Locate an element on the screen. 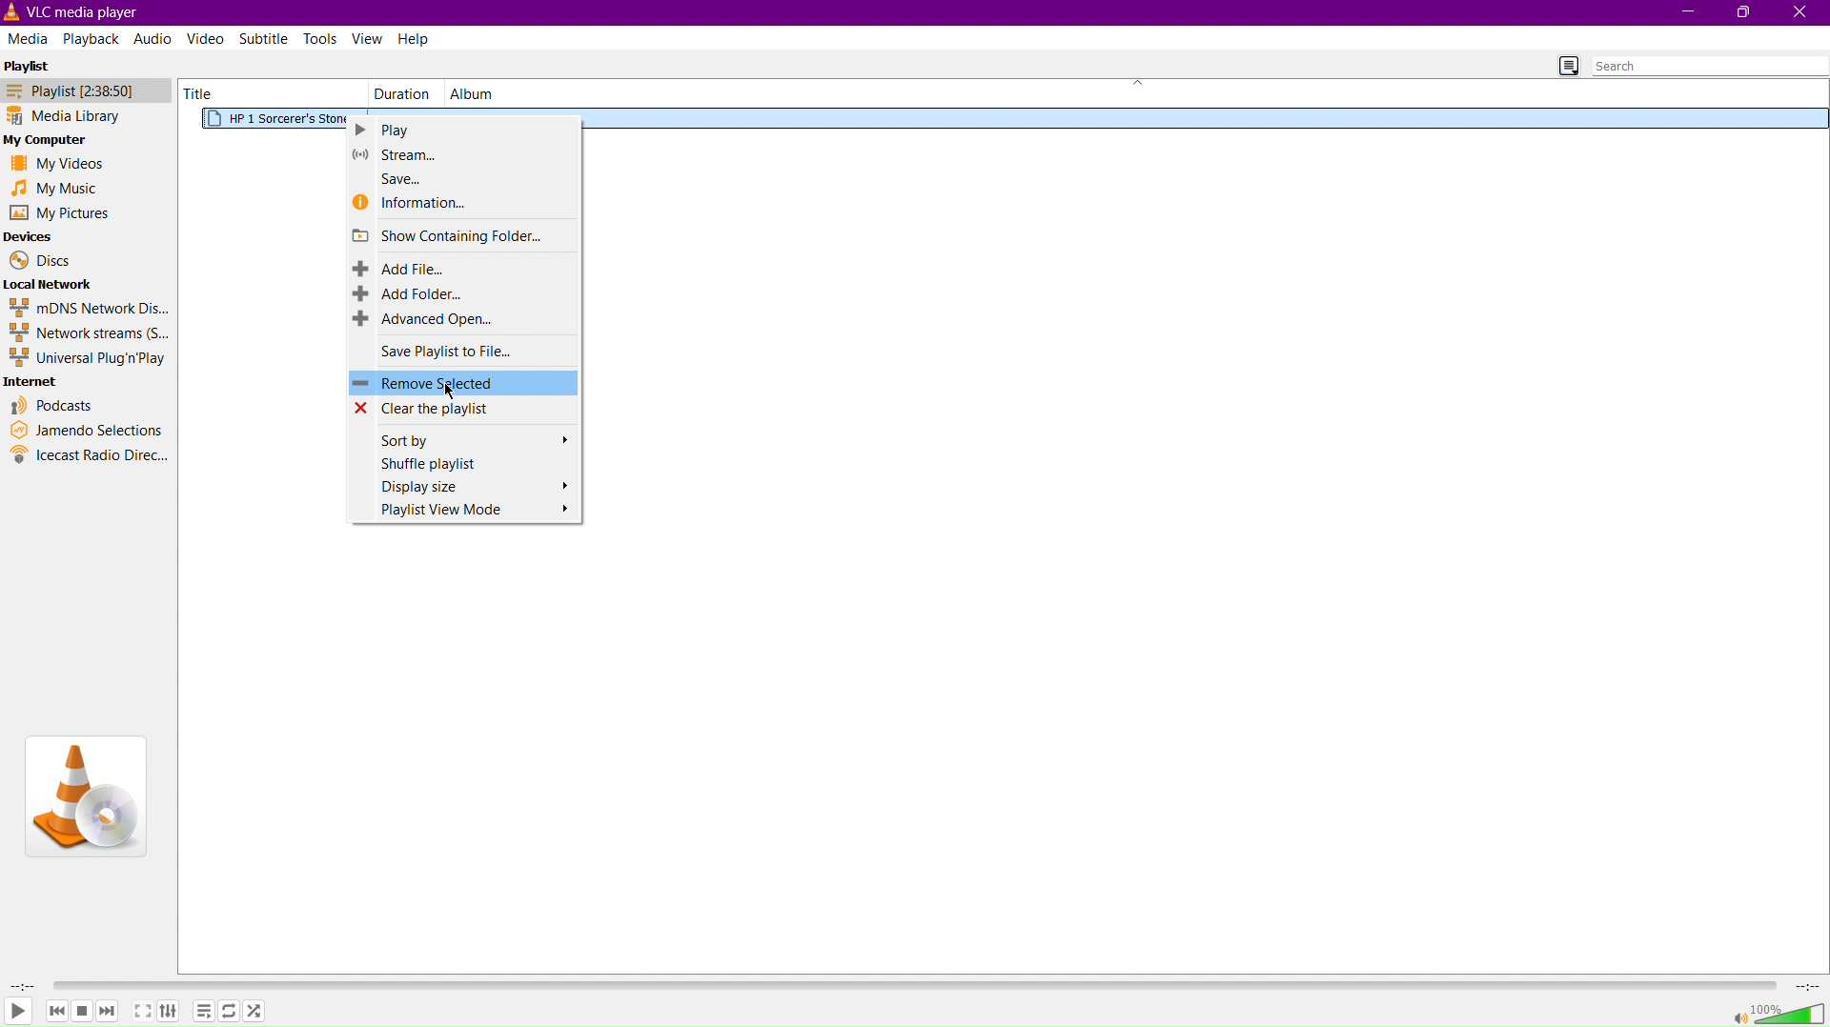 The image size is (1830, 1027). Playlist is located at coordinates (29, 64).